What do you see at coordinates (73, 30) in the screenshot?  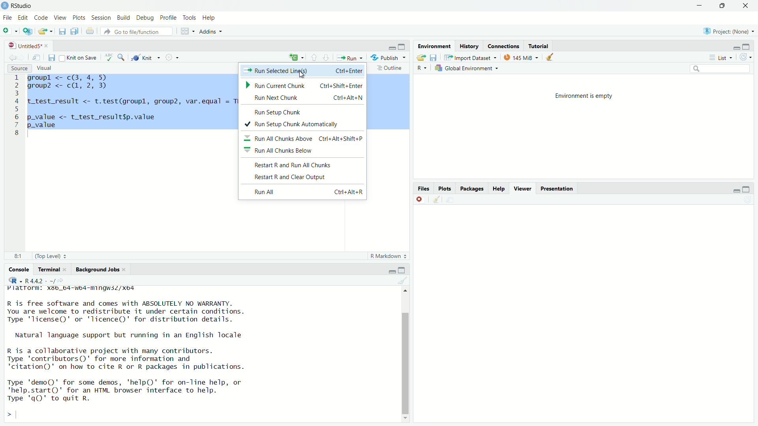 I see `save all open document` at bounding box center [73, 30].